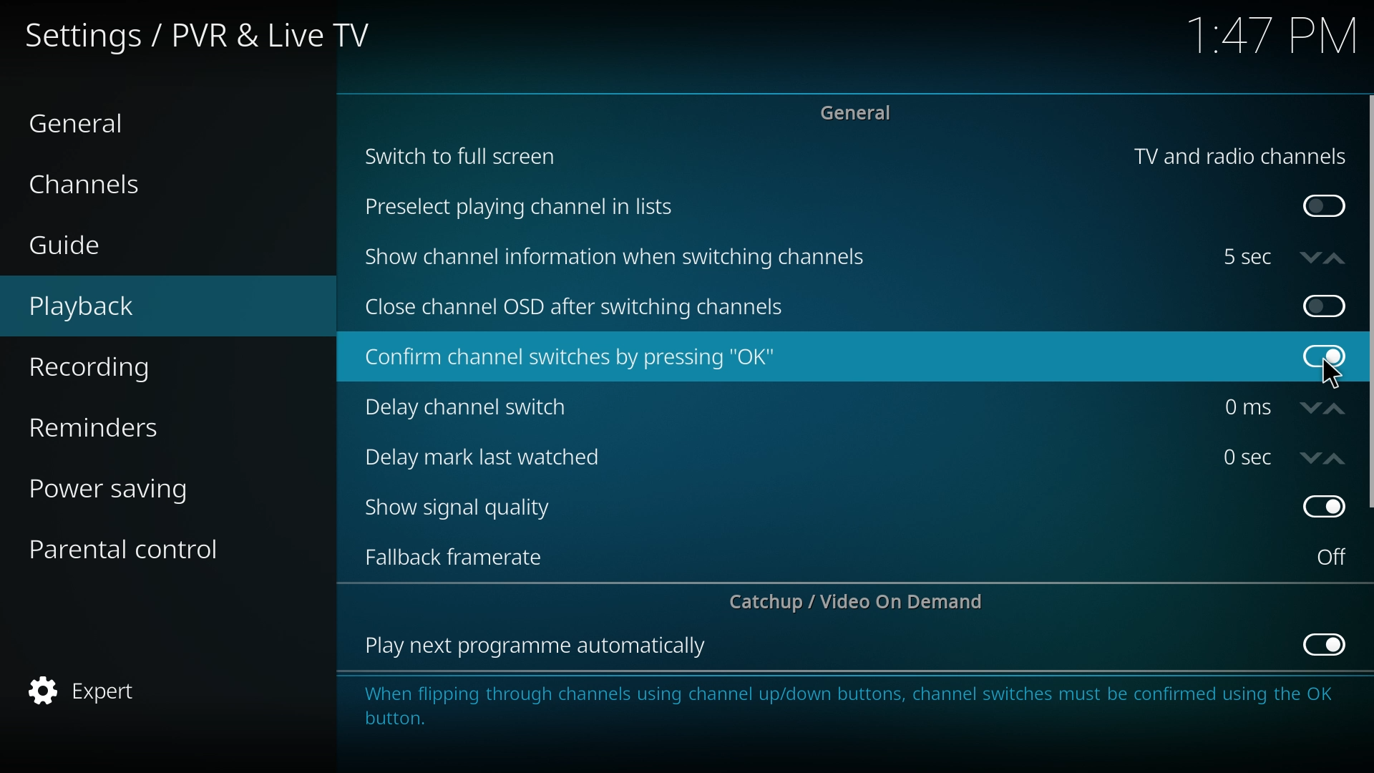  What do you see at coordinates (1247, 457) in the screenshot?
I see `time` at bounding box center [1247, 457].